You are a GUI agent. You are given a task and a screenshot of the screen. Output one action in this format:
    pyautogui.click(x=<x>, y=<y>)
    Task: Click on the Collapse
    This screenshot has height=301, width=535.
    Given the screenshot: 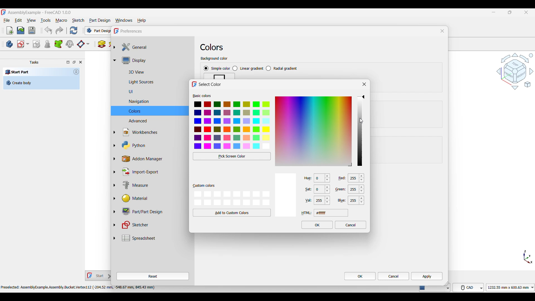 What is the action you would take?
    pyautogui.click(x=76, y=72)
    